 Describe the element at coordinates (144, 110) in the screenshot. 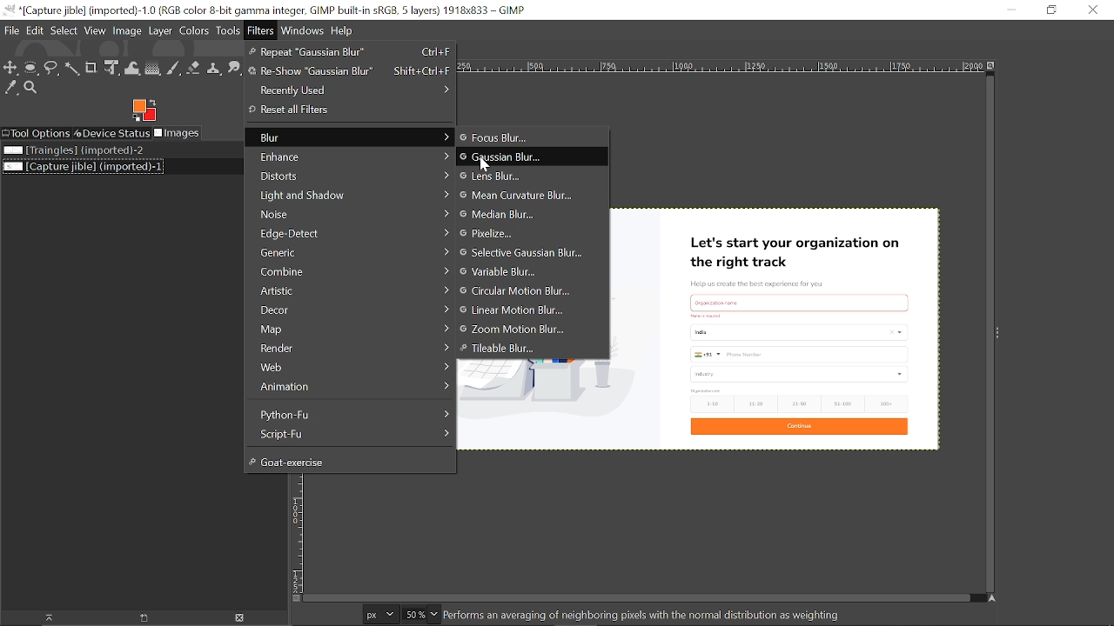

I see `Foreground color` at that location.